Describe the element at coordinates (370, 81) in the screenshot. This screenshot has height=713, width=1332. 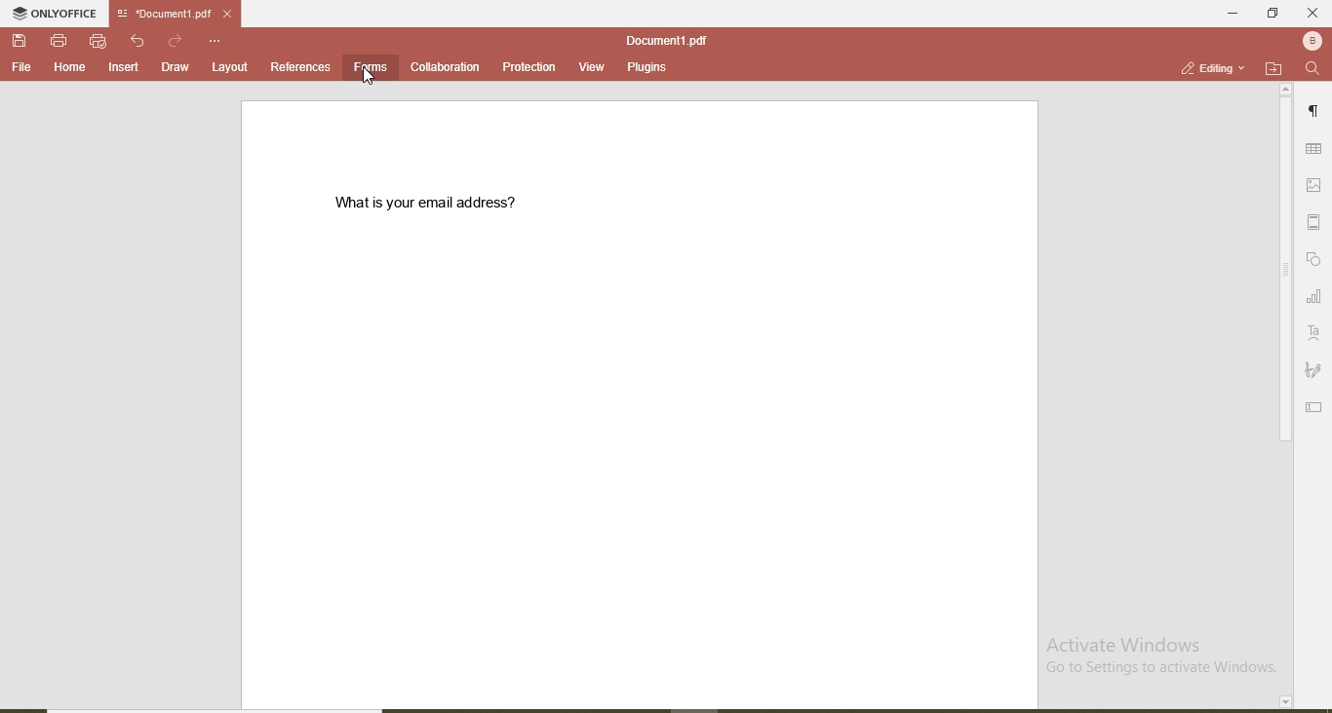
I see `cursor` at that location.